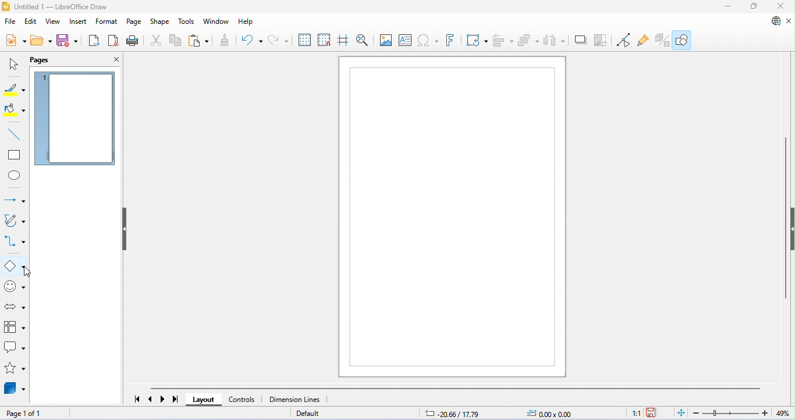 This screenshot has height=420, width=795. Describe the element at coordinates (79, 22) in the screenshot. I see `insert` at that location.